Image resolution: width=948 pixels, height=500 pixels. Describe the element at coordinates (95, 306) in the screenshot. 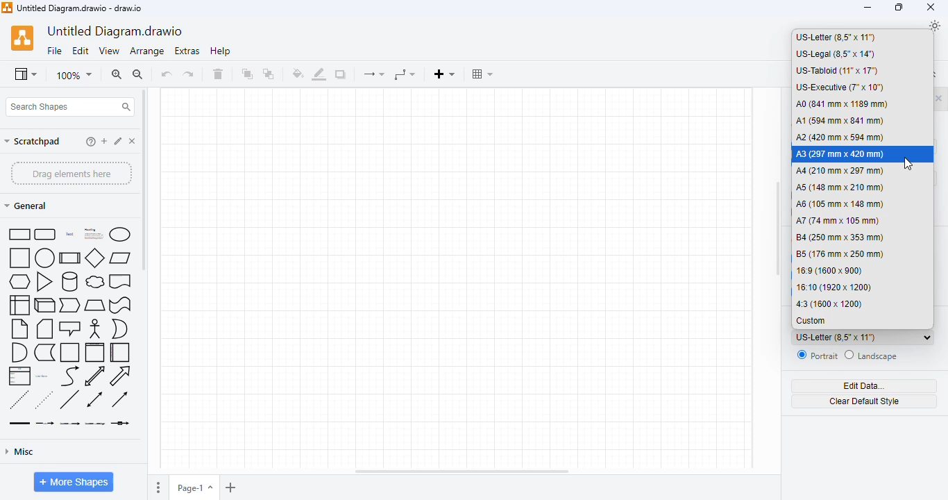

I see `trapezoid` at that location.